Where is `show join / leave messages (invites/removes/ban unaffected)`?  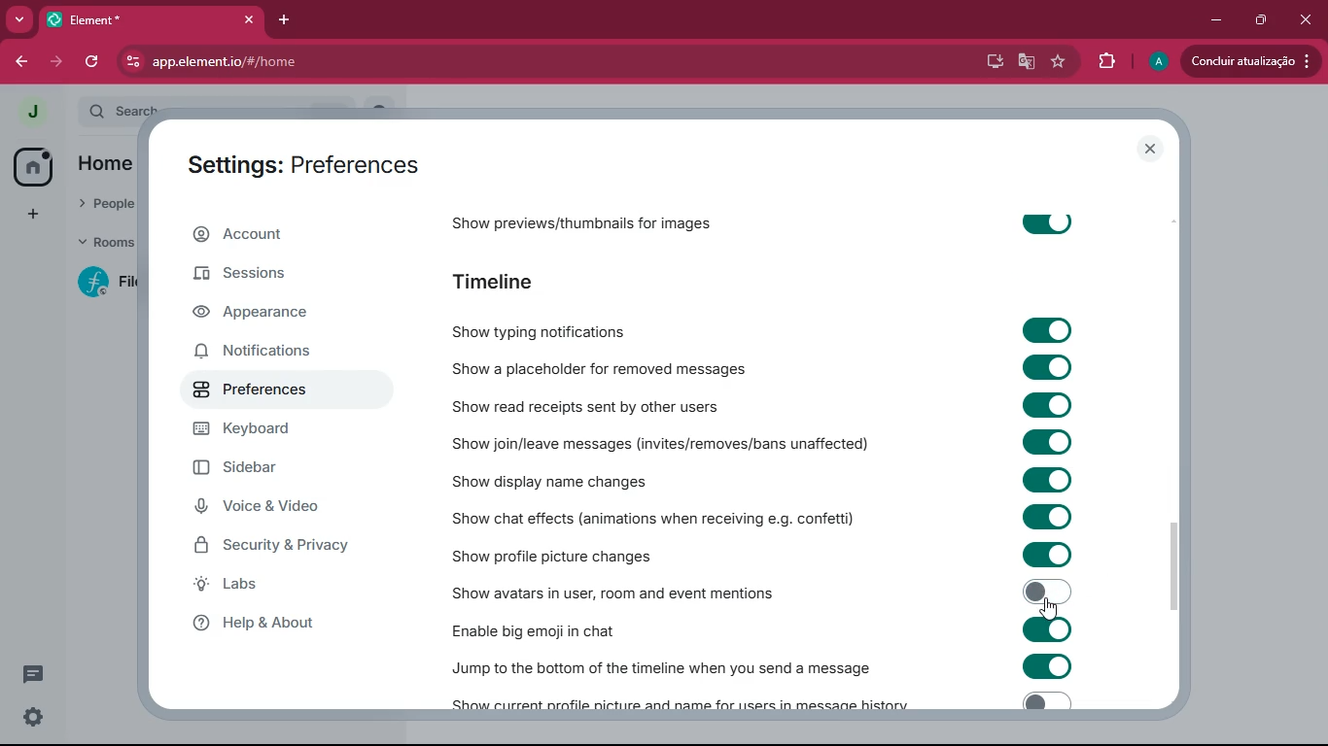 show join / leave messages (invites/removes/ban unaffected) is located at coordinates (667, 443).